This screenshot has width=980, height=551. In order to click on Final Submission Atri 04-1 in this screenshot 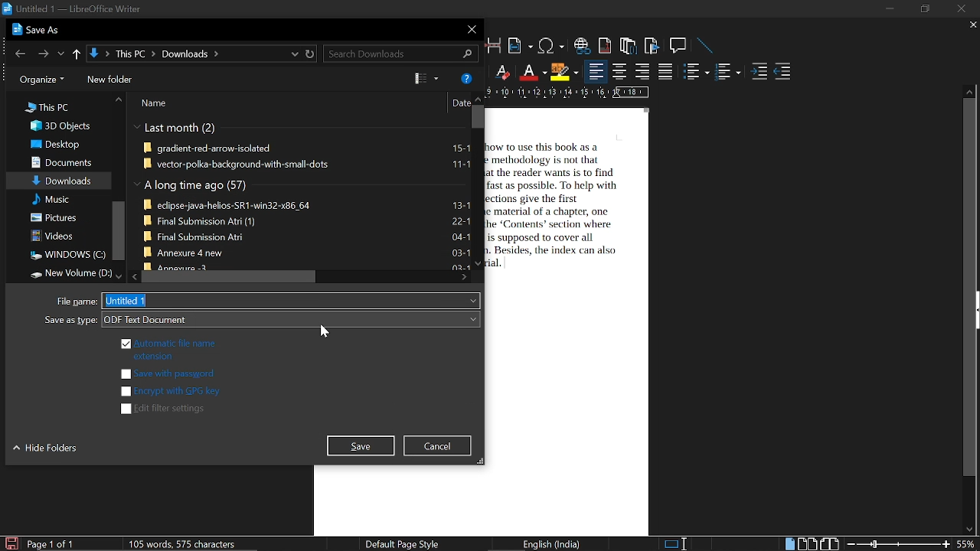, I will do `click(306, 236)`.